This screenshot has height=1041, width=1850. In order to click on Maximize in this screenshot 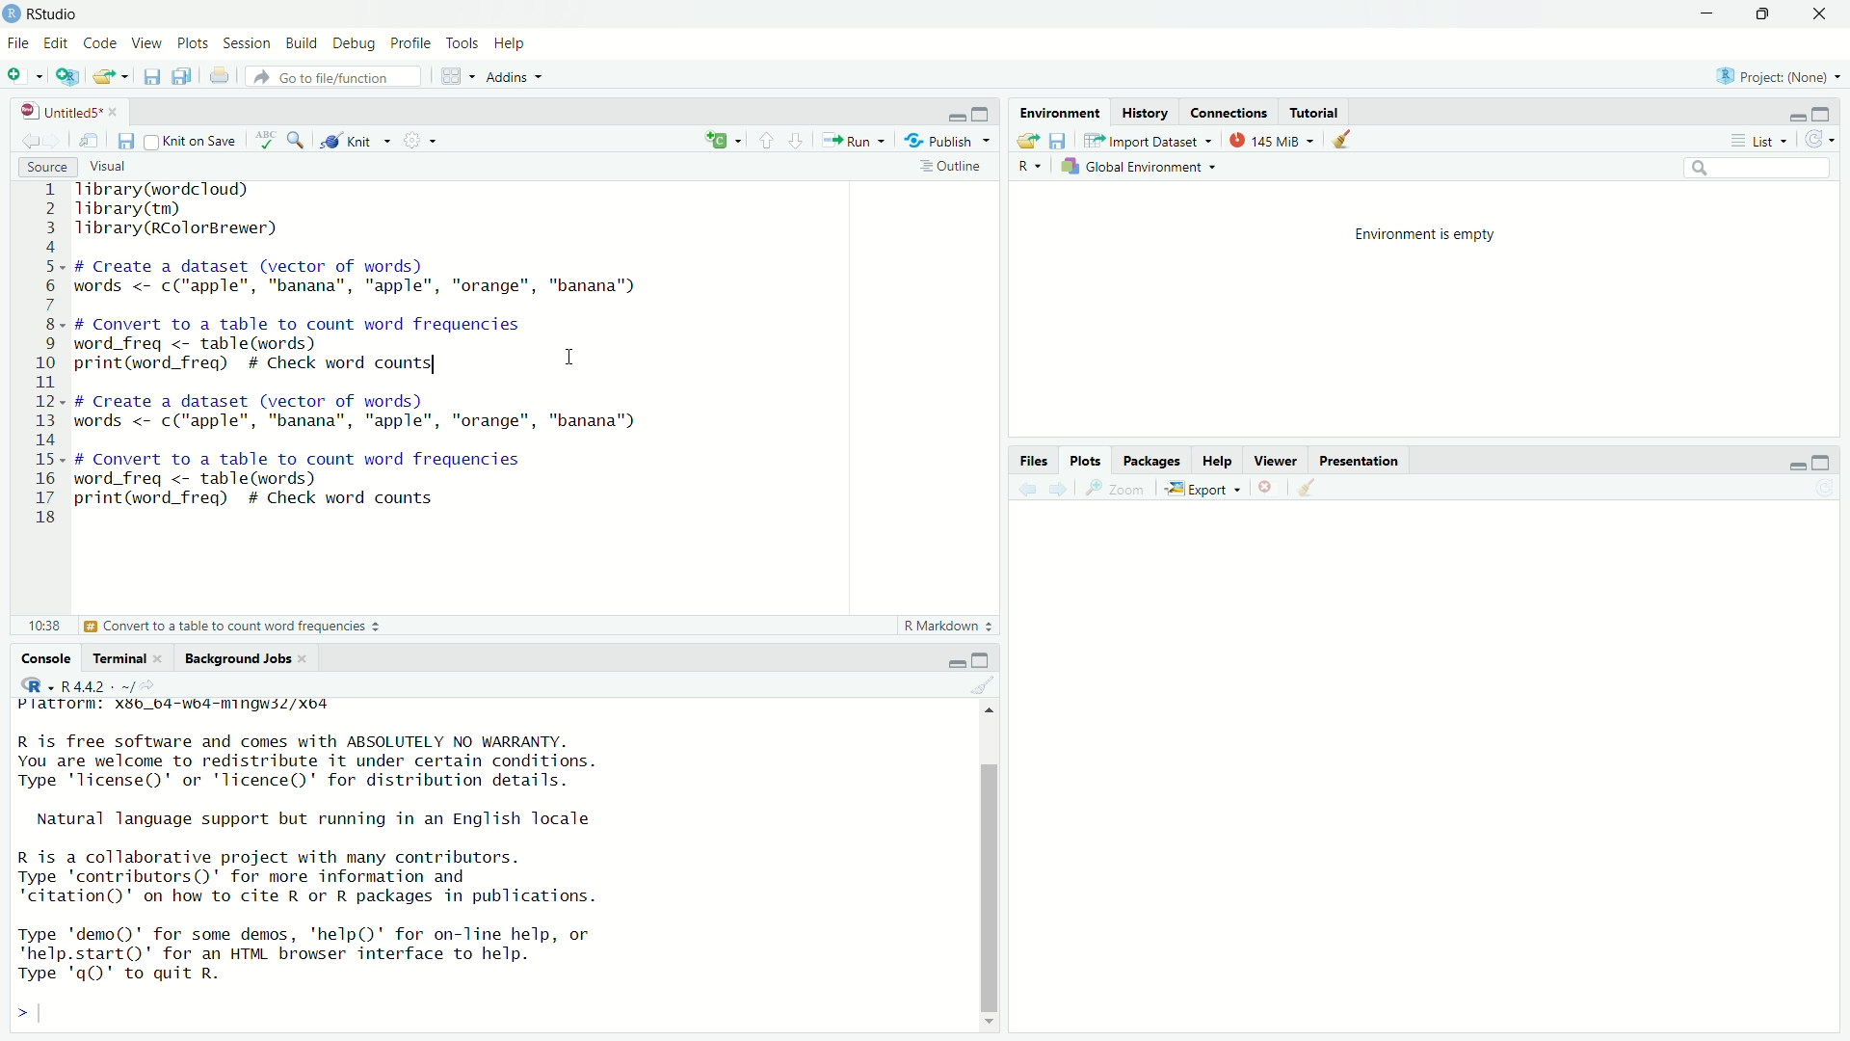, I will do `click(1820, 463)`.